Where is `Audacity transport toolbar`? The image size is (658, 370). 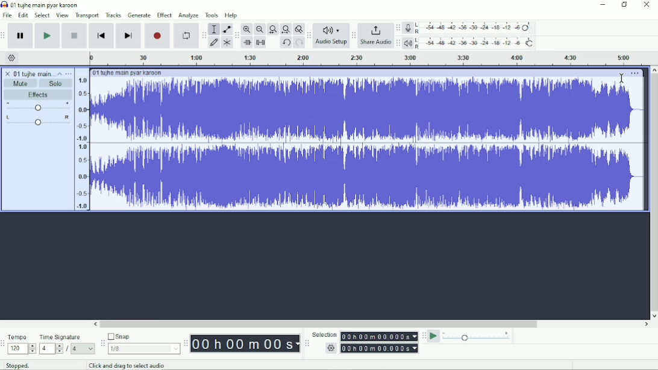
Audacity transport toolbar is located at coordinates (4, 36).